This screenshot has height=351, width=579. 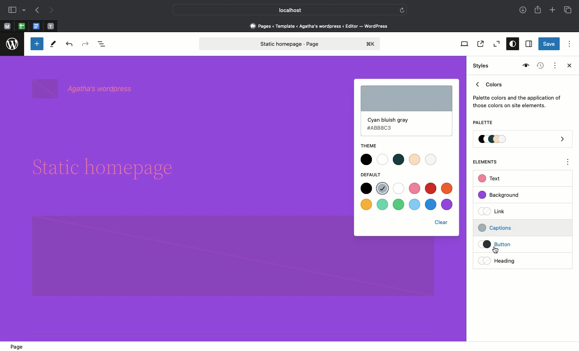 What do you see at coordinates (22, 27) in the screenshot?
I see `Pinned tab` at bounding box center [22, 27].